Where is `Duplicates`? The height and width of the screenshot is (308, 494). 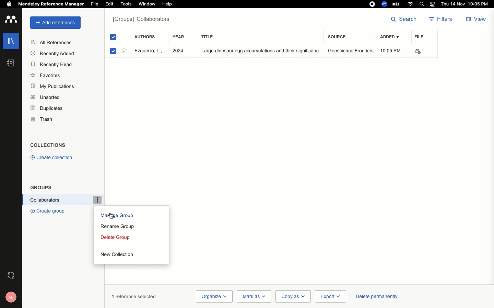 Duplicates is located at coordinates (46, 107).